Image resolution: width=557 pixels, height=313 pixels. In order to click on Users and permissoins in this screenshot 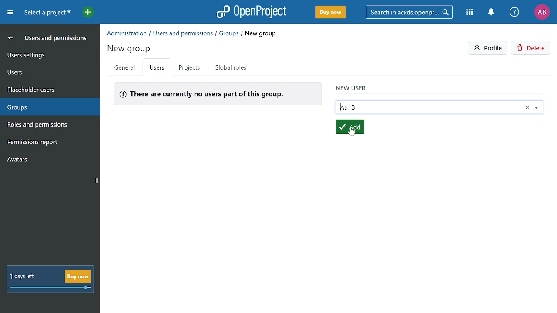, I will do `click(57, 40)`.